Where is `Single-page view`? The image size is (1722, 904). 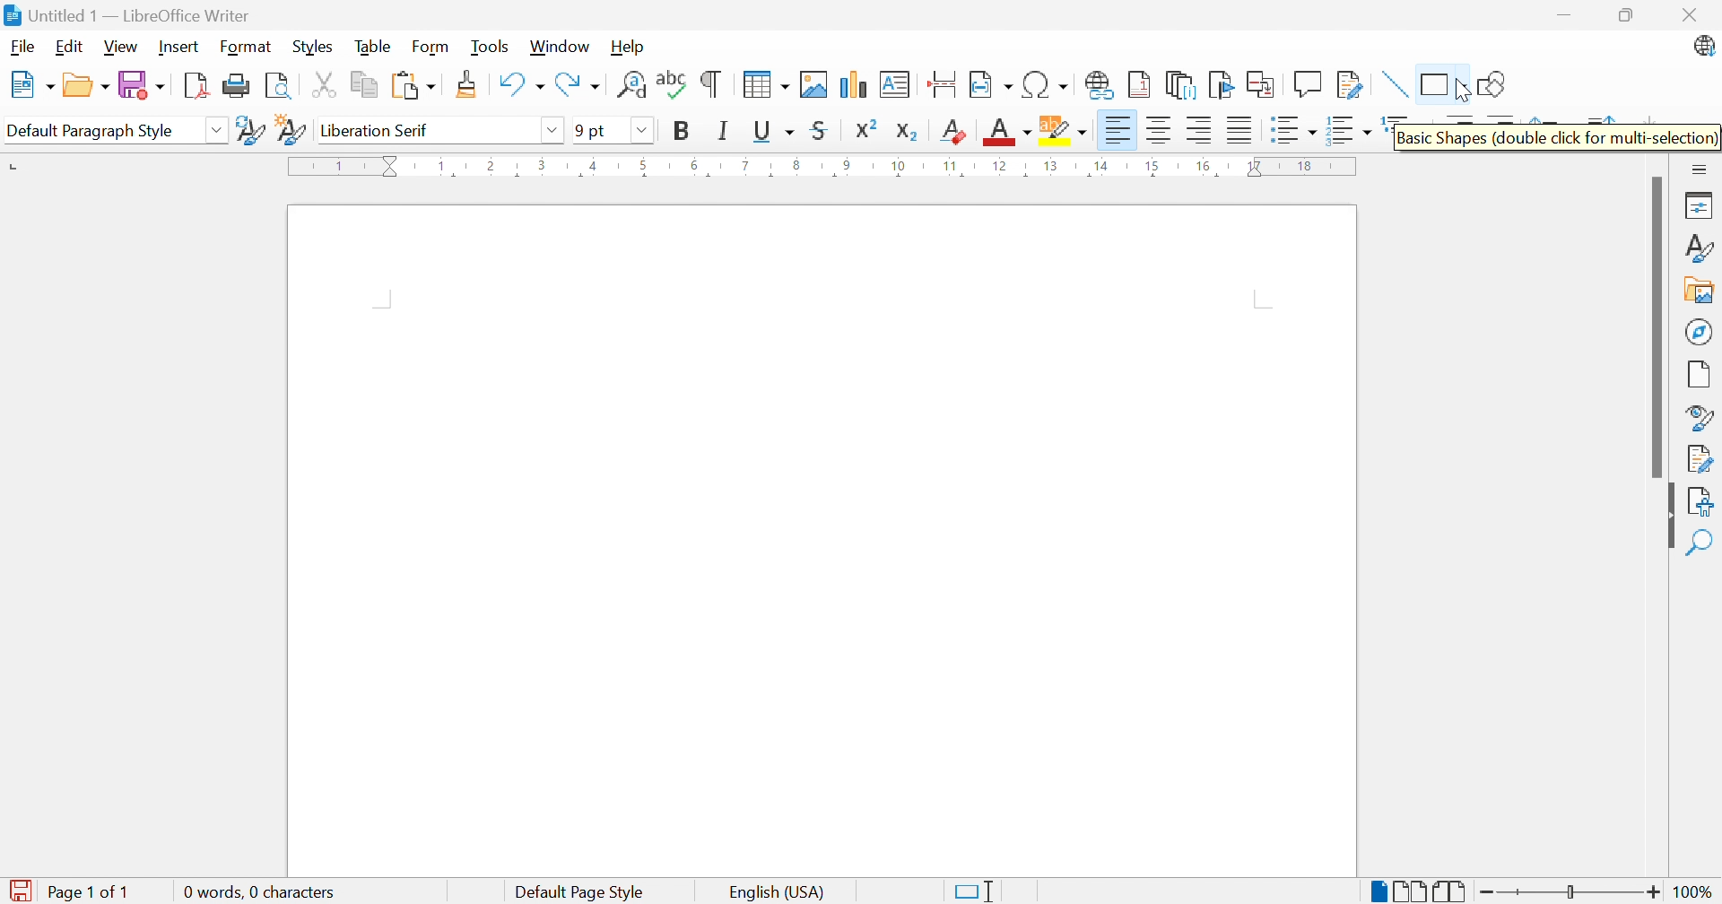 Single-page view is located at coordinates (1381, 893).